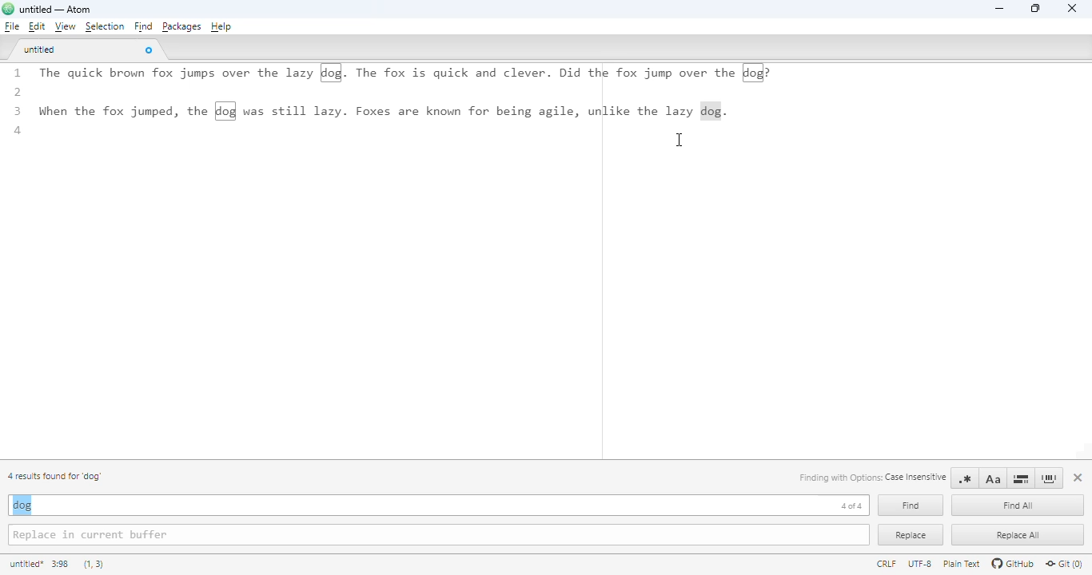 Image resolution: width=1092 pixels, height=575 pixels. Describe the element at coordinates (59, 564) in the screenshot. I see `3:98` at that location.